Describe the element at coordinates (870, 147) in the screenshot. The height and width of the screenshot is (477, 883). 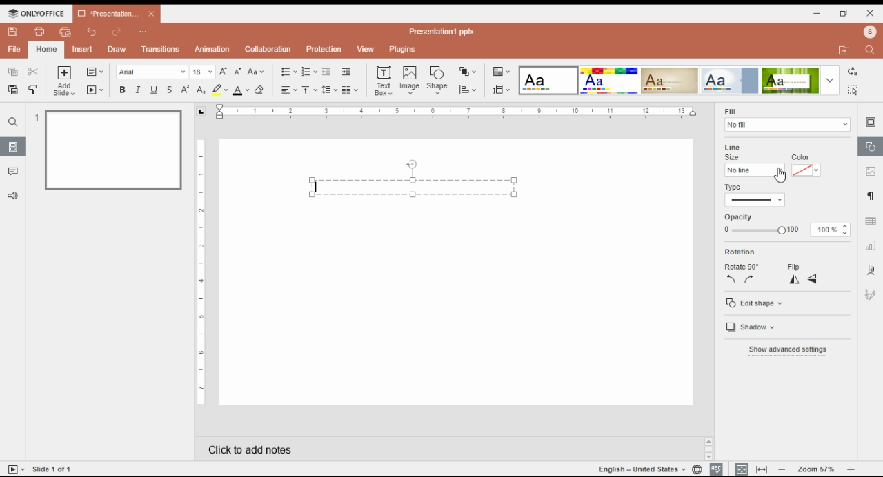
I see `shape settings` at that location.